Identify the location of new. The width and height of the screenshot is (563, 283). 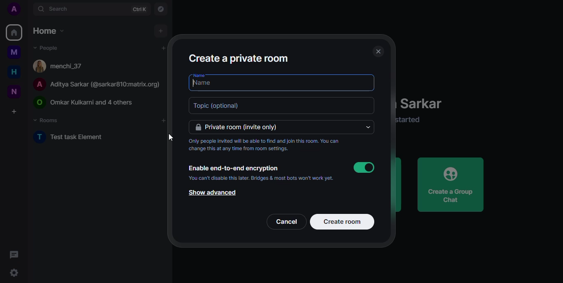
(13, 91).